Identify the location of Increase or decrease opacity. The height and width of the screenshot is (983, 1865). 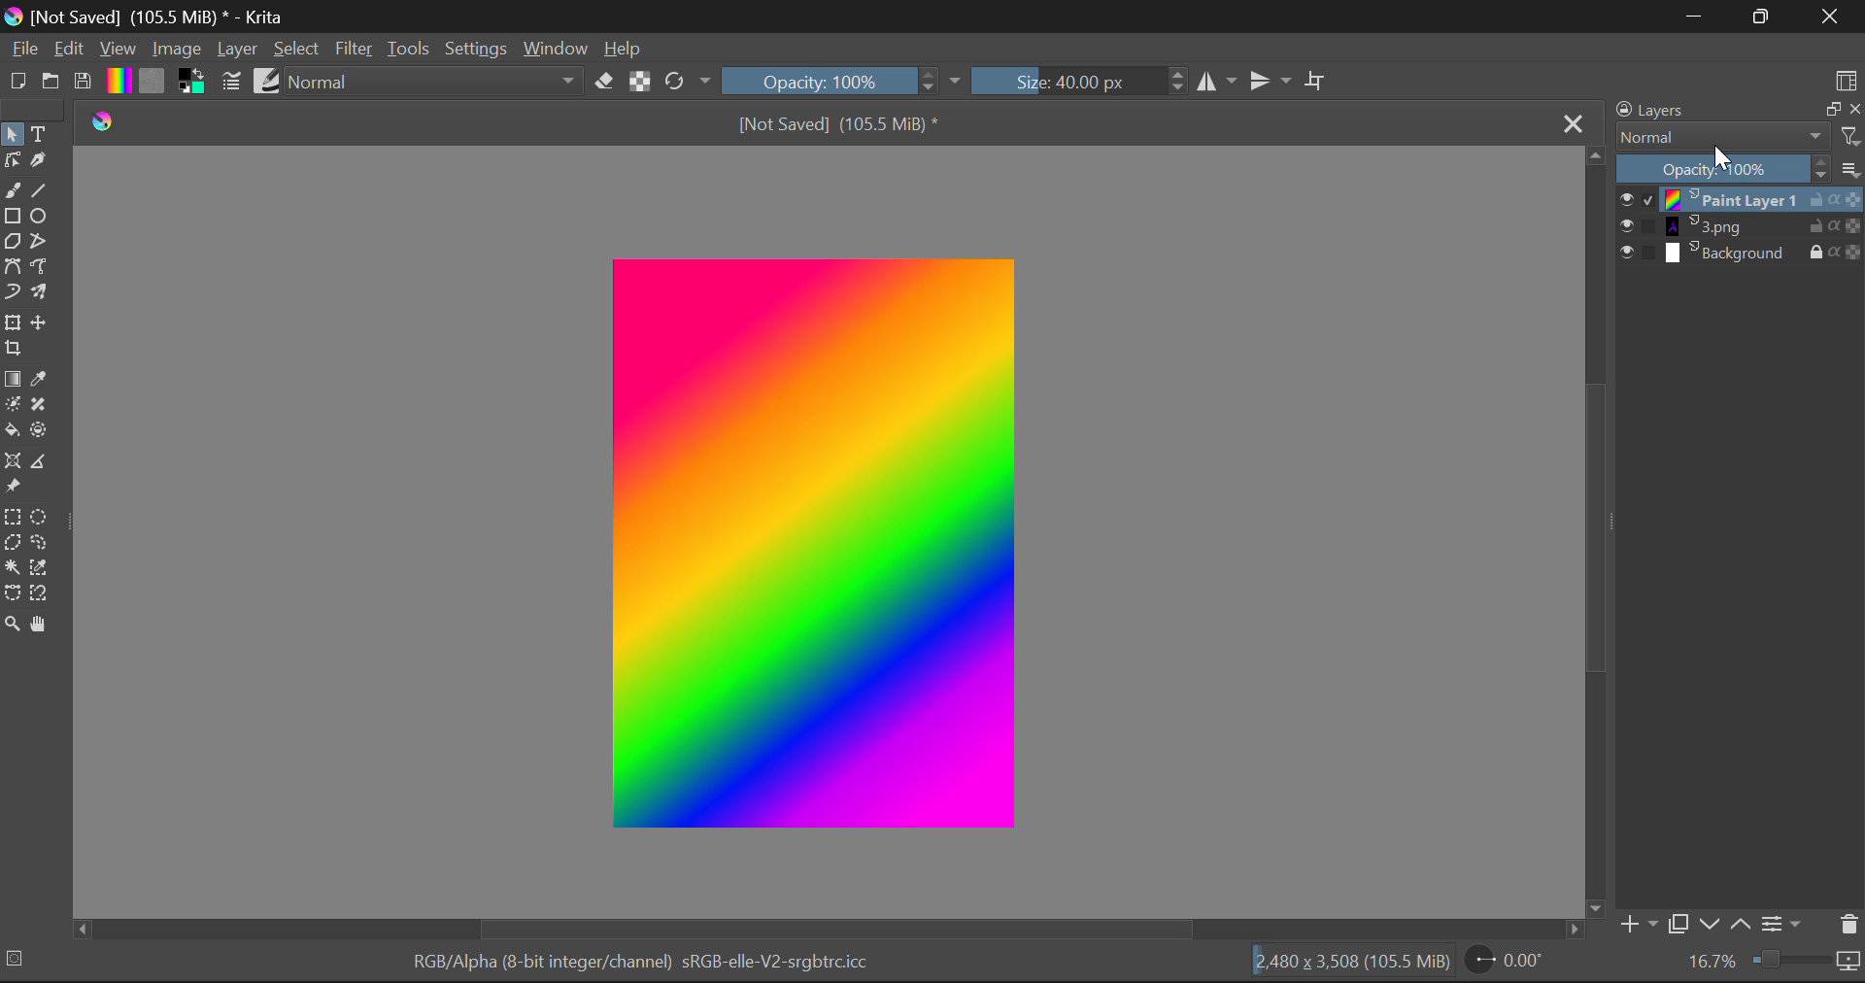
(1823, 169).